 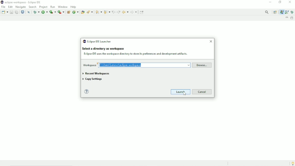 I want to click on Window, so click(x=62, y=7).